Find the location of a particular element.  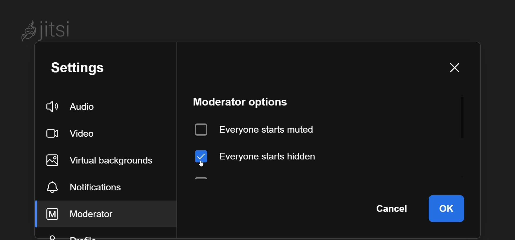

video is located at coordinates (73, 133).